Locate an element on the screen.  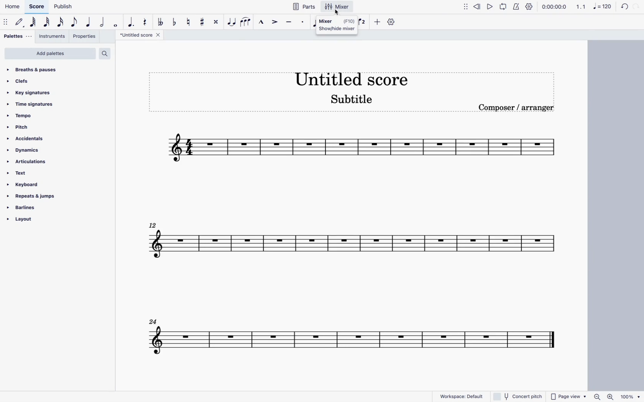
home is located at coordinates (11, 7).